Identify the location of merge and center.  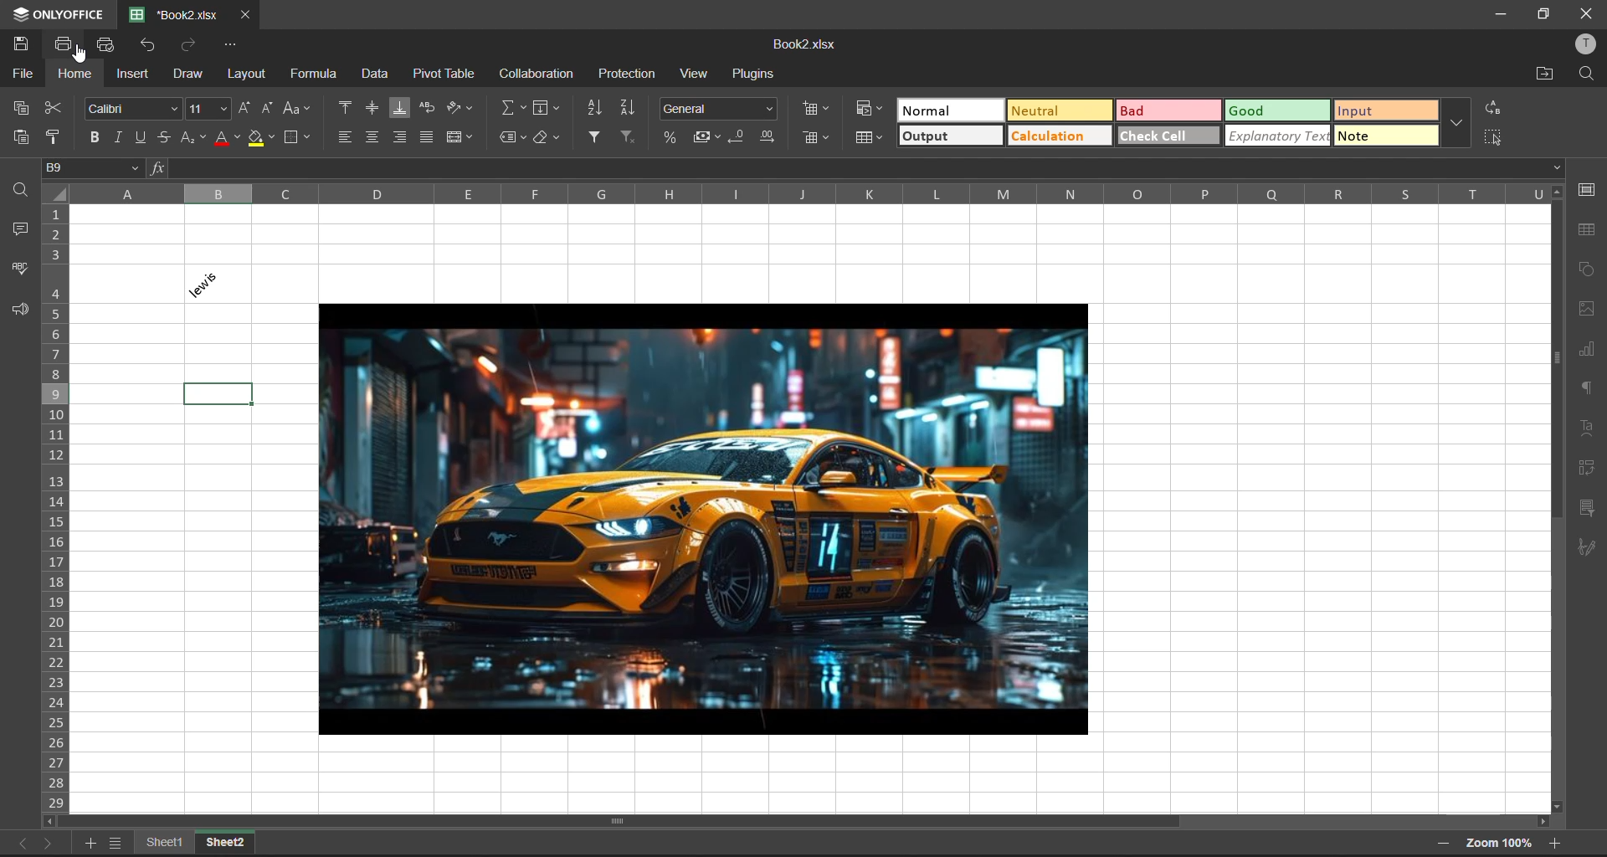
(465, 136).